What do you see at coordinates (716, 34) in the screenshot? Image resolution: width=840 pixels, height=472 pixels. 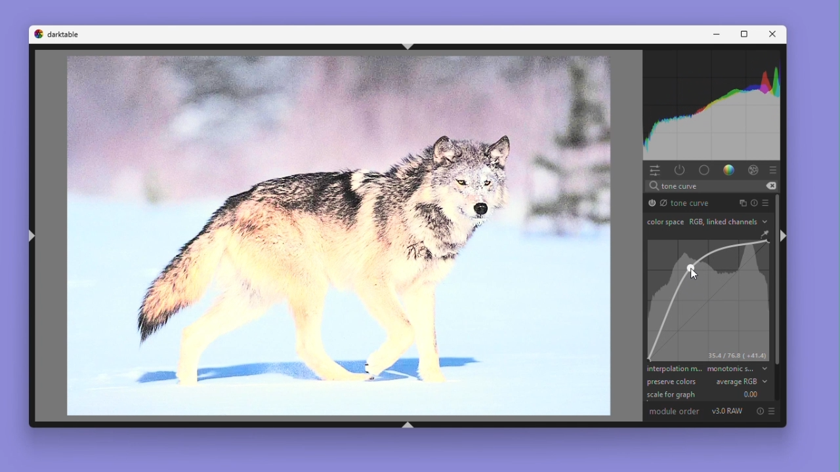 I see `Minimise` at bounding box center [716, 34].